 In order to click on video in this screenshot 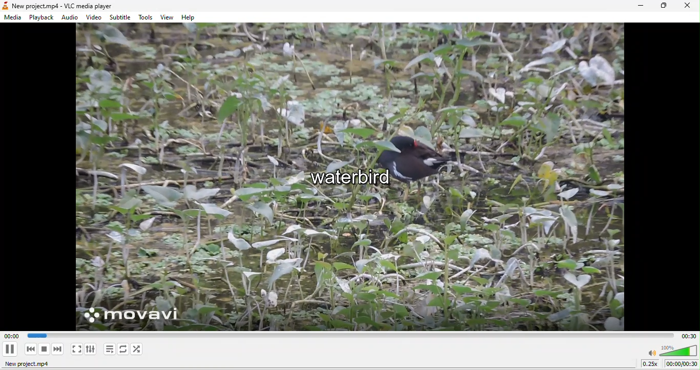, I will do `click(94, 17)`.